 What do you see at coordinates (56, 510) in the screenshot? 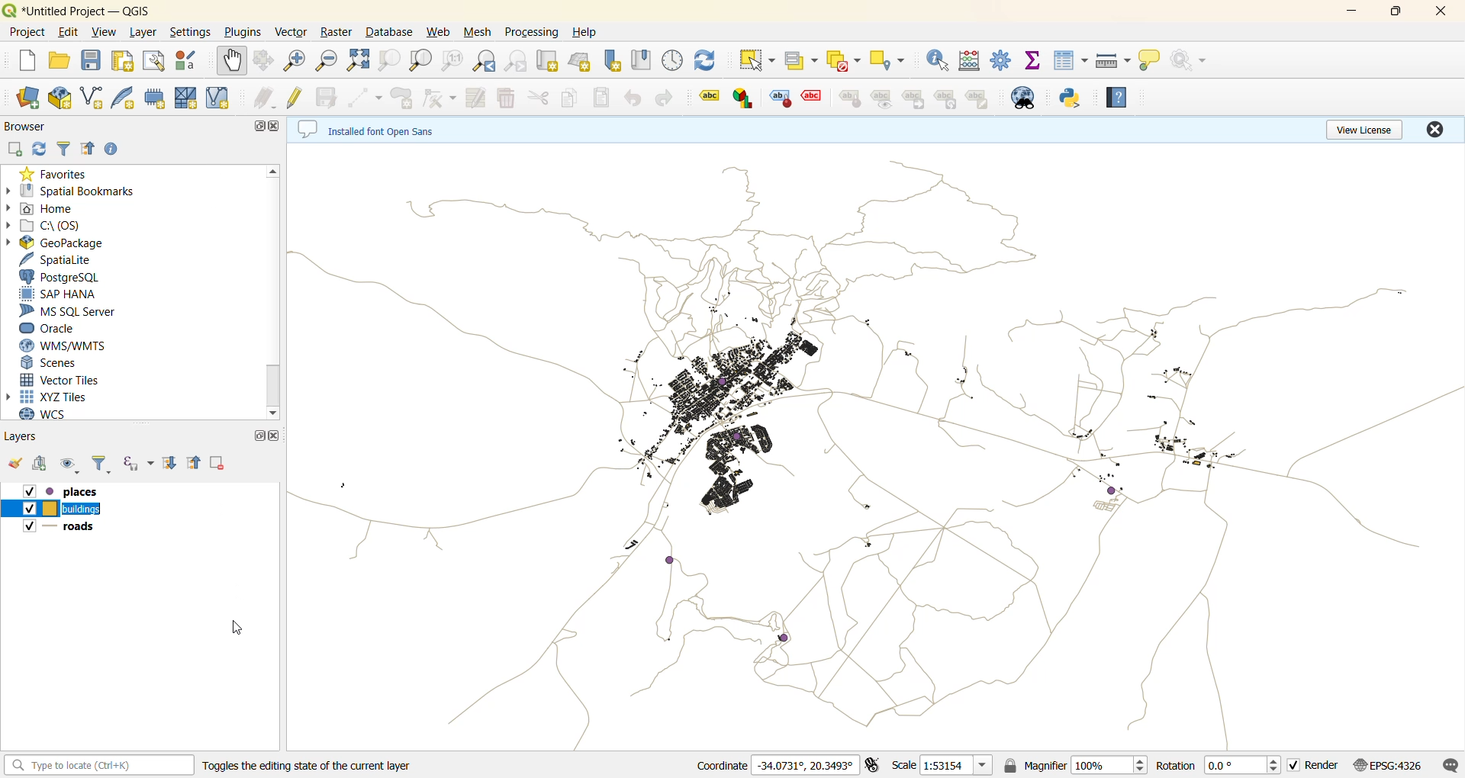
I see `selected layer(buildings)` at bounding box center [56, 510].